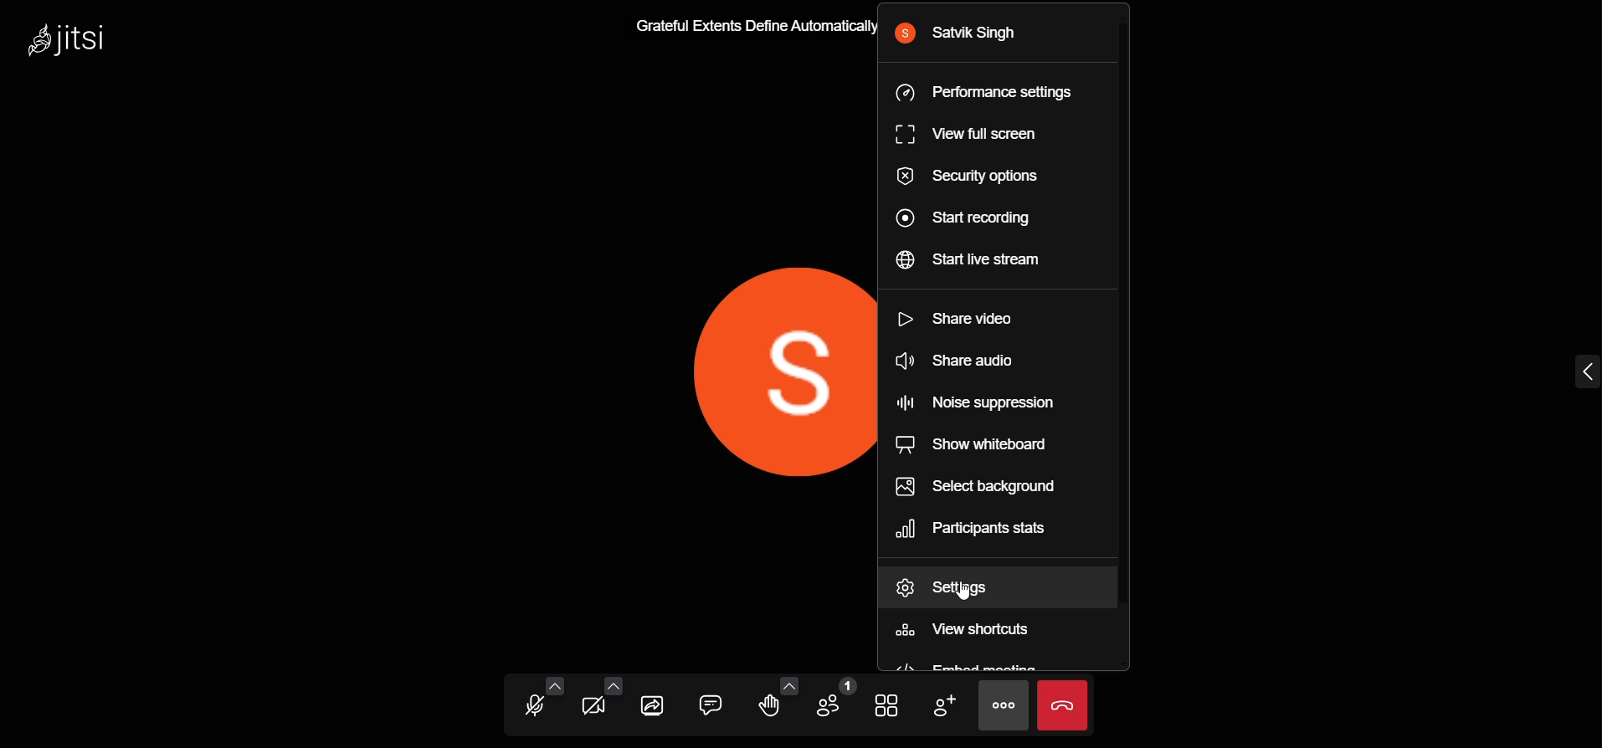 Image resolution: width=1602 pixels, height=748 pixels. Describe the element at coordinates (974, 627) in the screenshot. I see `view shortcuts` at that location.